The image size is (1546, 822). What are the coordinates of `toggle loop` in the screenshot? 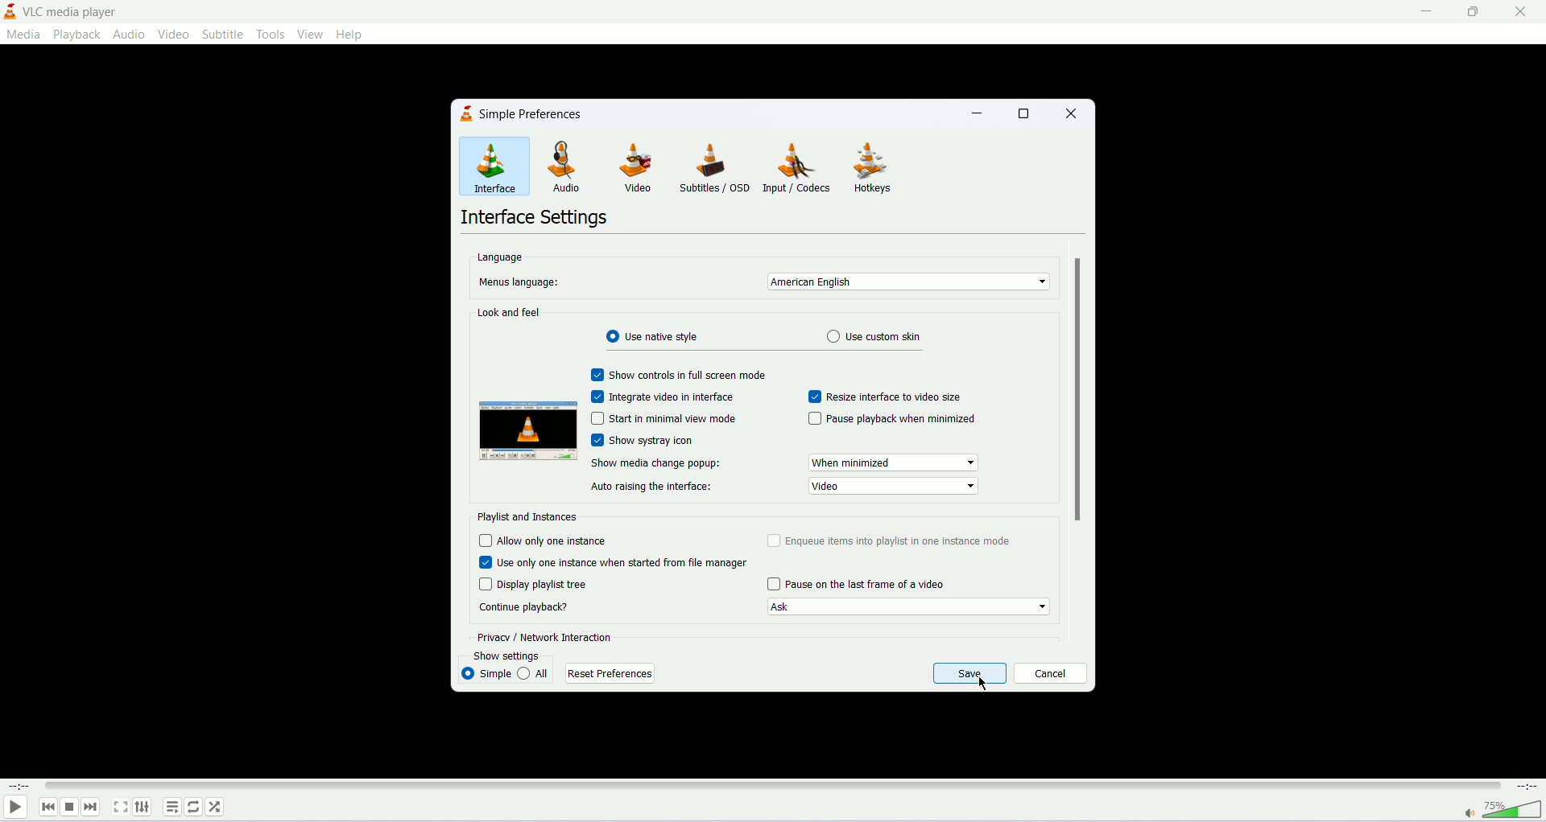 It's located at (193, 808).